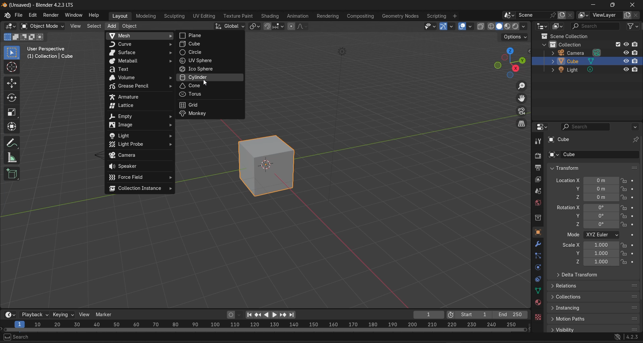 The height and width of the screenshot is (343, 643). Describe the element at coordinates (141, 70) in the screenshot. I see `text` at that location.